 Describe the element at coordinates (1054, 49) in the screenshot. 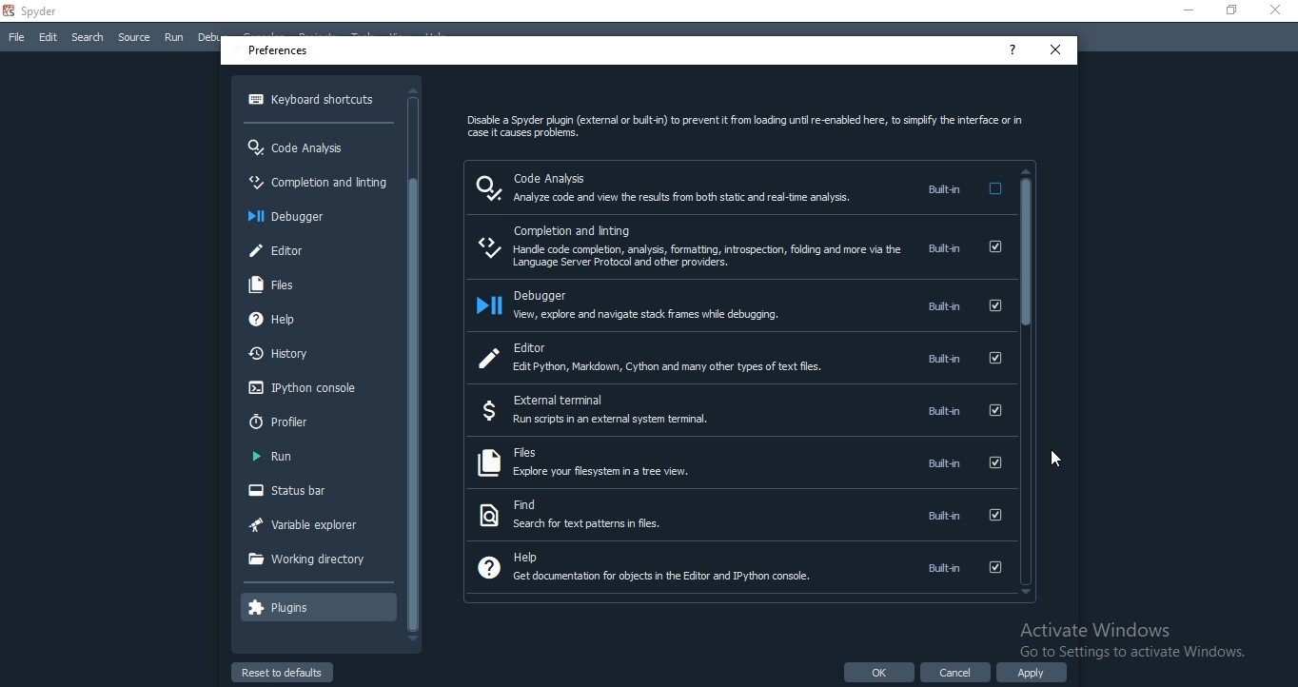

I see `close` at that location.